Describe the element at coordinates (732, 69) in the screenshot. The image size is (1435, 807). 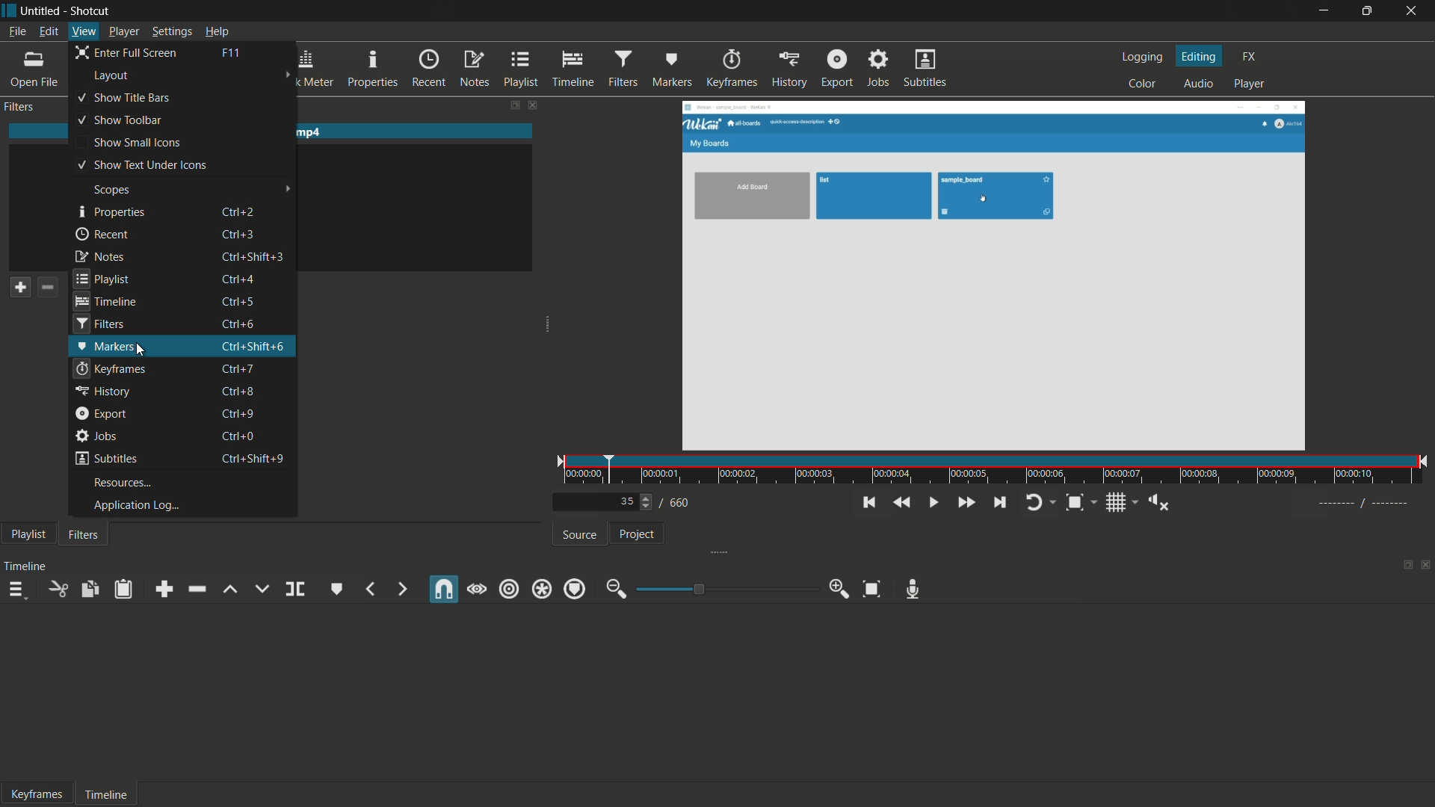
I see `keyframes` at that location.